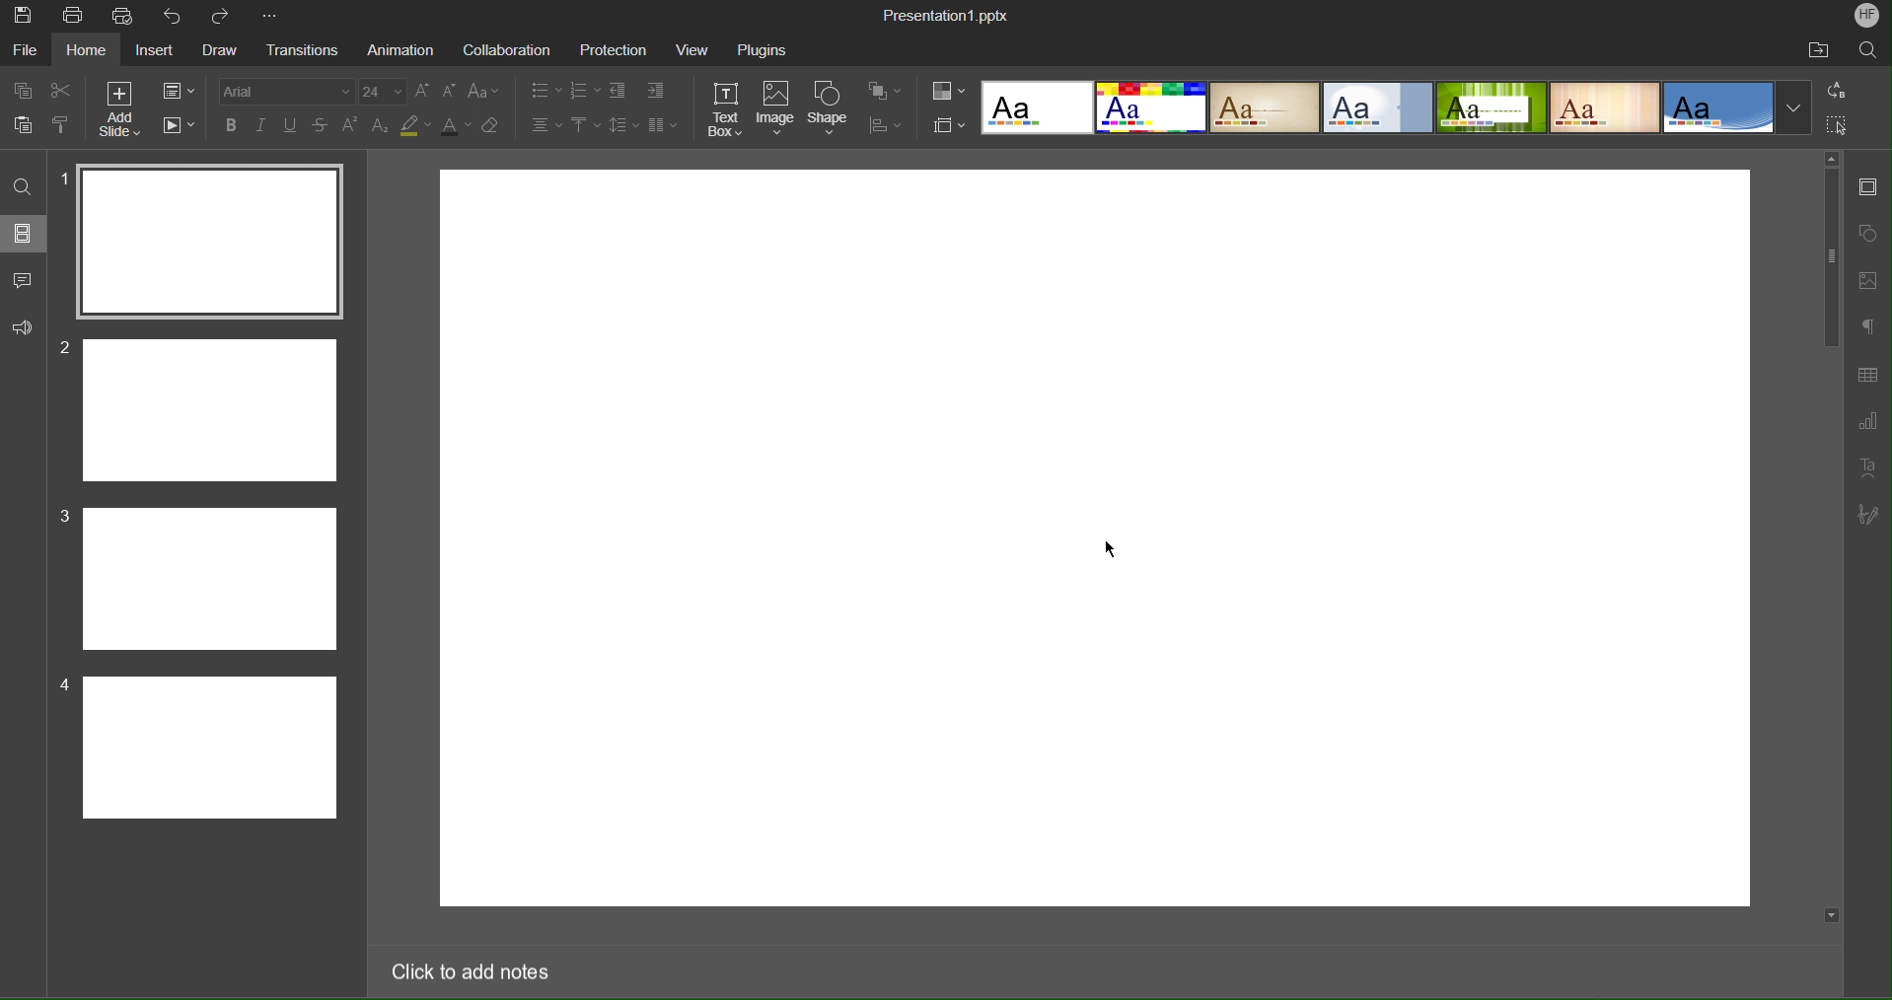 The height and width of the screenshot is (1000, 1892). What do you see at coordinates (828, 109) in the screenshot?
I see `Shape` at bounding box center [828, 109].